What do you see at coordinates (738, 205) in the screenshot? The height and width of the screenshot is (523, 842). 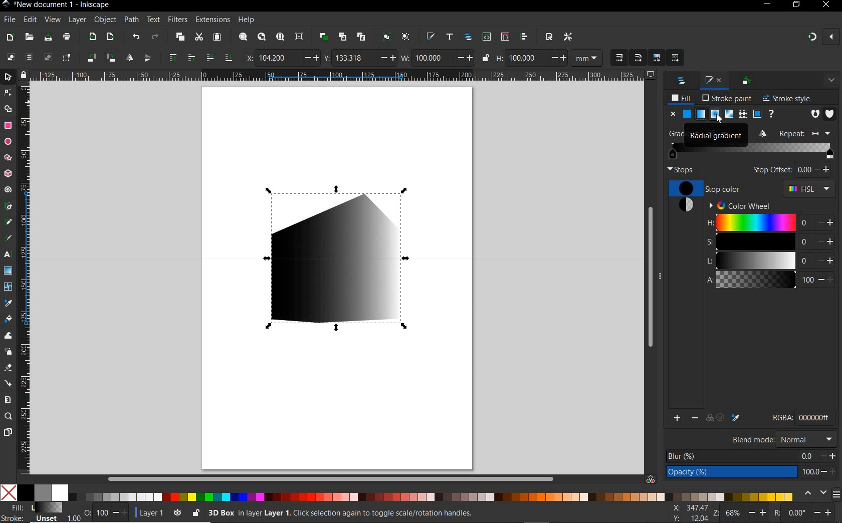 I see `color wheel` at bounding box center [738, 205].